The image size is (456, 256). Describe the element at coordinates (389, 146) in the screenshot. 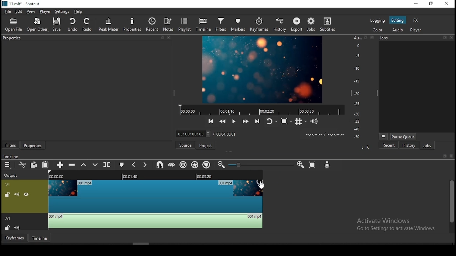

I see `recent` at that location.